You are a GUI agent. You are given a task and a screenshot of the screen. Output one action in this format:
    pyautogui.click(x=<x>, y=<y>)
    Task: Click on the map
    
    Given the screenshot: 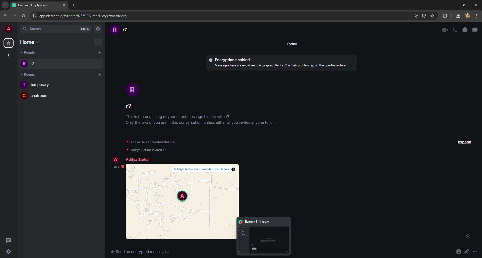 What is the action you would take?
    pyautogui.click(x=183, y=202)
    